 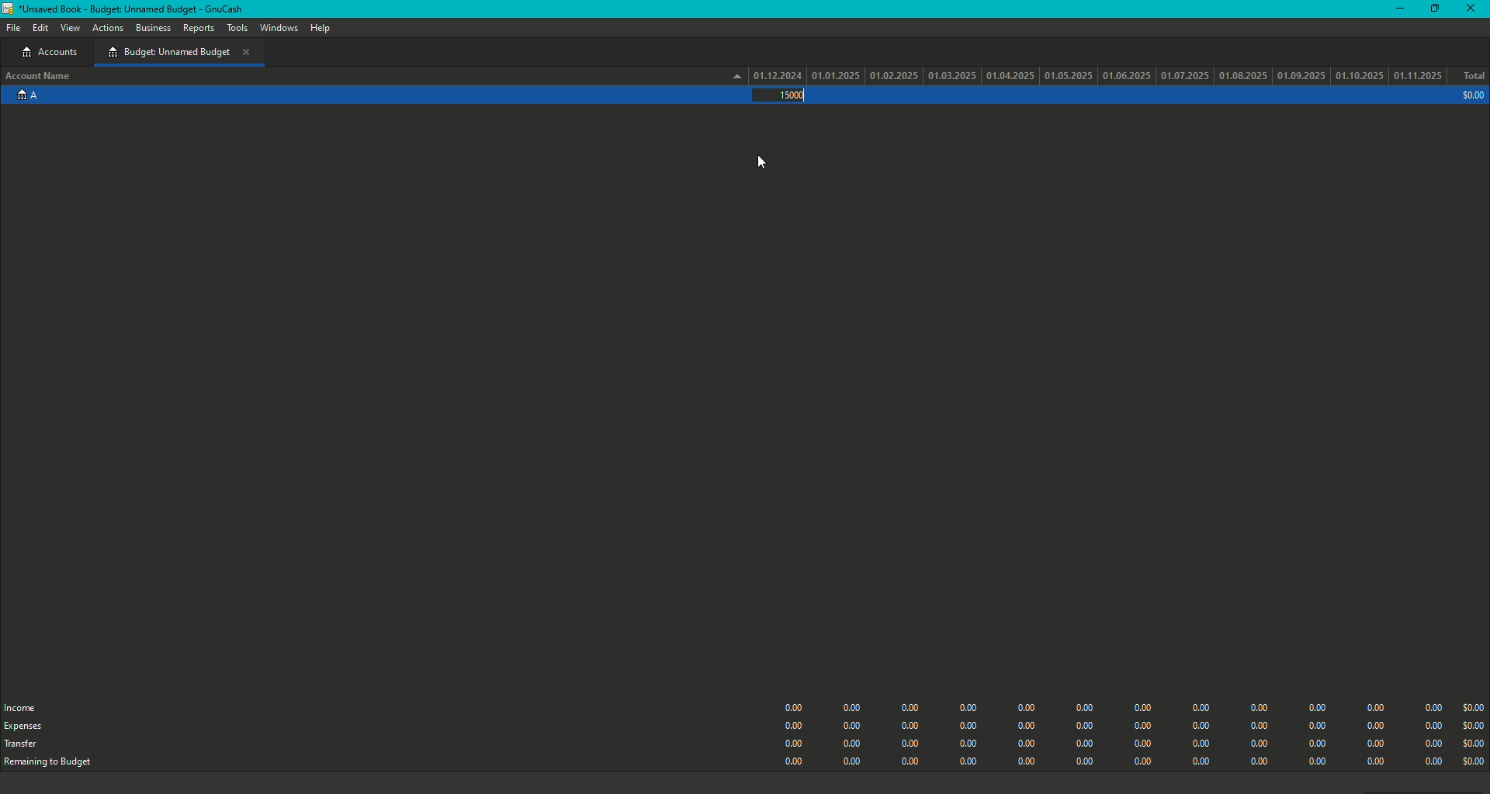 What do you see at coordinates (237, 28) in the screenshot?
I see `Tools` at bounding box center [237, 28].